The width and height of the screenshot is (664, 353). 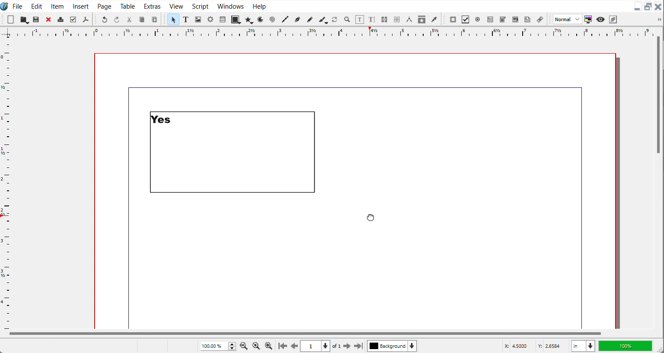 What do you see at coordinates (219, 346) in the screenshot?
I see `Adjust Zoom` at bounding box center [219, 346].